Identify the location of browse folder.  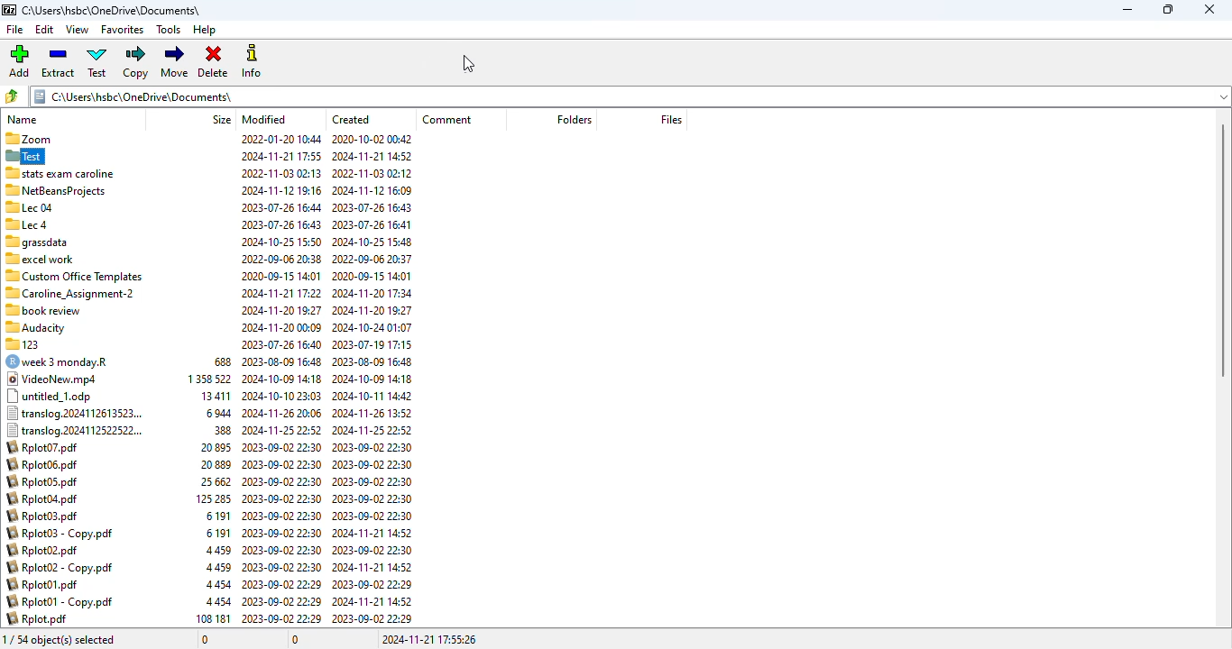
(13, 96).